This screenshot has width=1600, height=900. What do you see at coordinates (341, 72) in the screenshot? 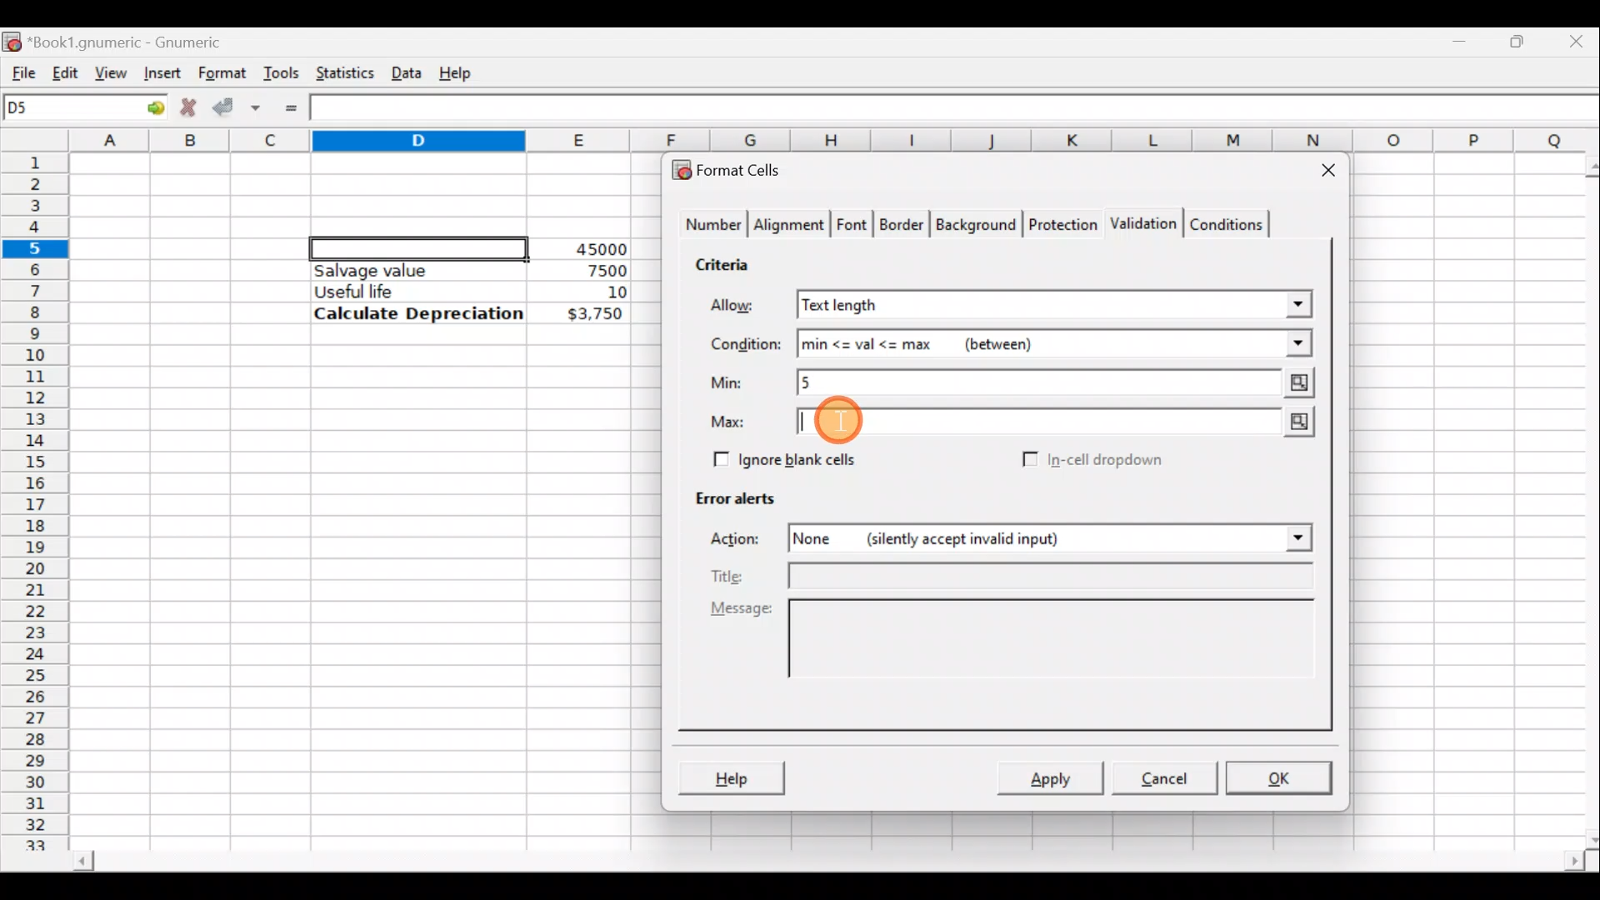
I see `Statistics` at bounding box center [341, 72].